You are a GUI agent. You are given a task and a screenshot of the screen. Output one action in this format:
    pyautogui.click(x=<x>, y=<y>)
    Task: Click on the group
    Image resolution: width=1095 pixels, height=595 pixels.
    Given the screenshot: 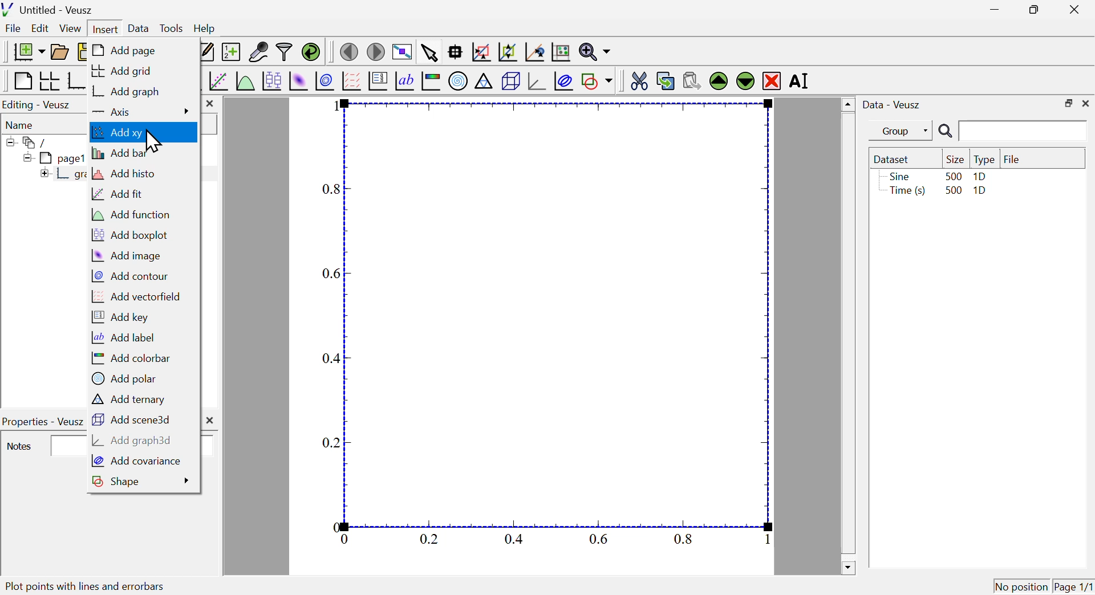 What is the action you would take?
    pyautogui.click(x=895, y=131)
    